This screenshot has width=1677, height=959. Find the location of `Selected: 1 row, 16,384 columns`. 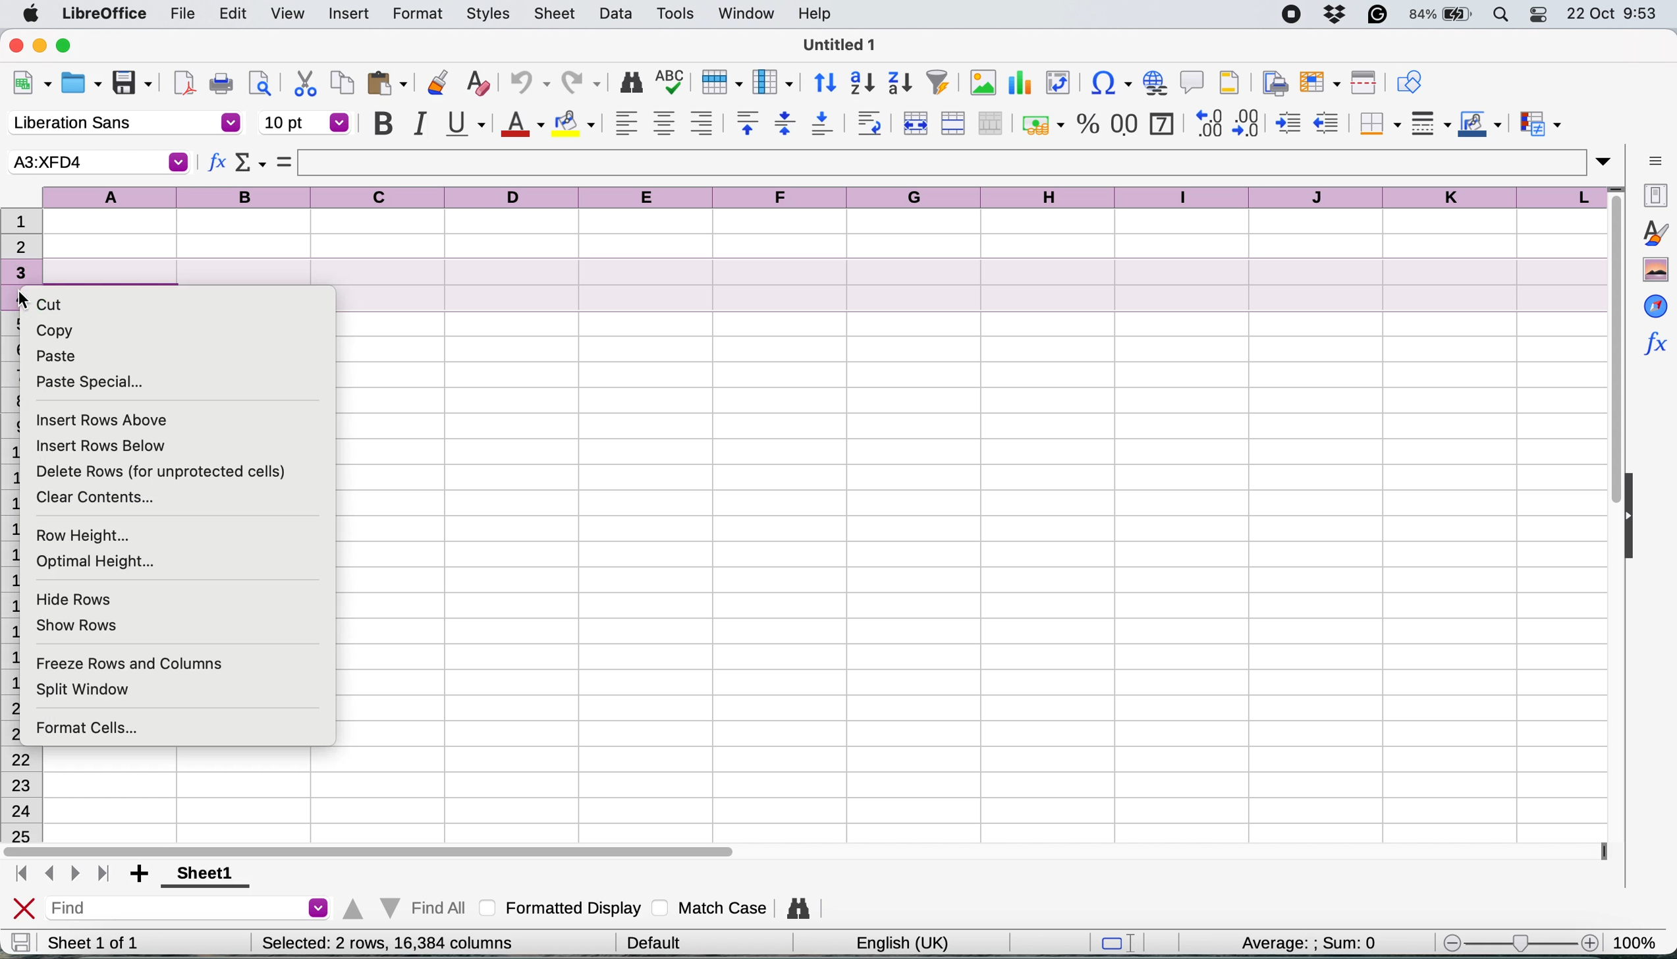

Selected: 1 row, 16,384 columns is located at coordinates (383, 943).